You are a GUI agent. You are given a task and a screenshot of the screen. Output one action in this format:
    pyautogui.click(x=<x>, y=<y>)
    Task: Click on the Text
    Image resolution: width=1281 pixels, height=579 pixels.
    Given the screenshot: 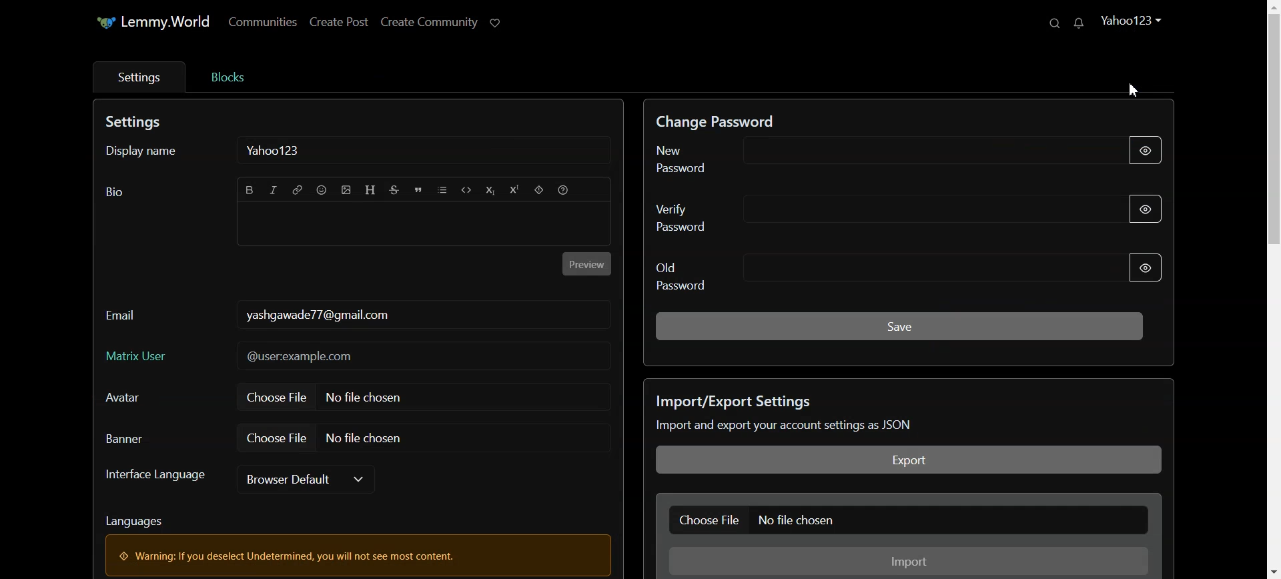 What is the action you would take?
    pyautogui.click(x=277, y=151)
    